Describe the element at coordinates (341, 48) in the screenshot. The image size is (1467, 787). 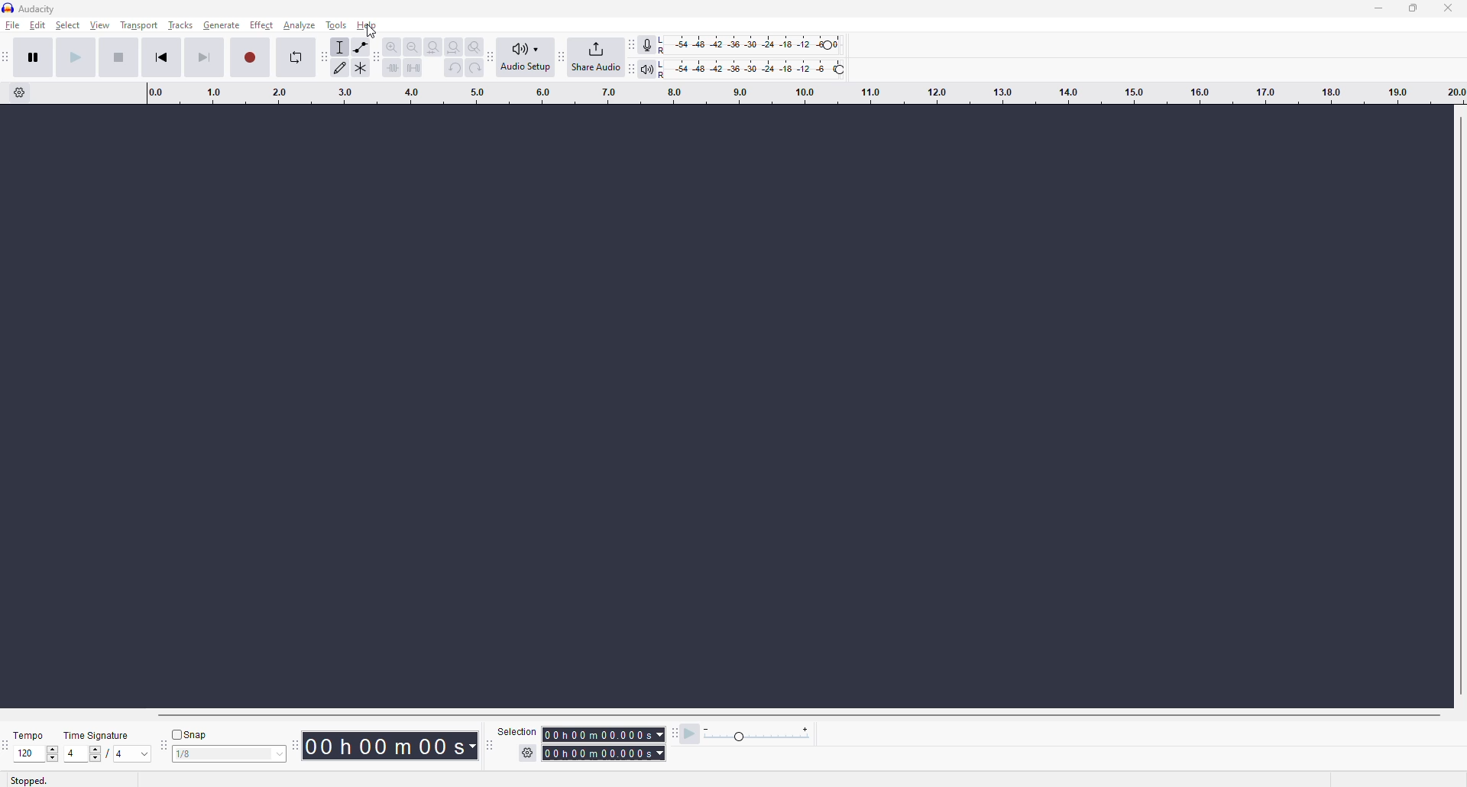
I see `selection tool` at that location.